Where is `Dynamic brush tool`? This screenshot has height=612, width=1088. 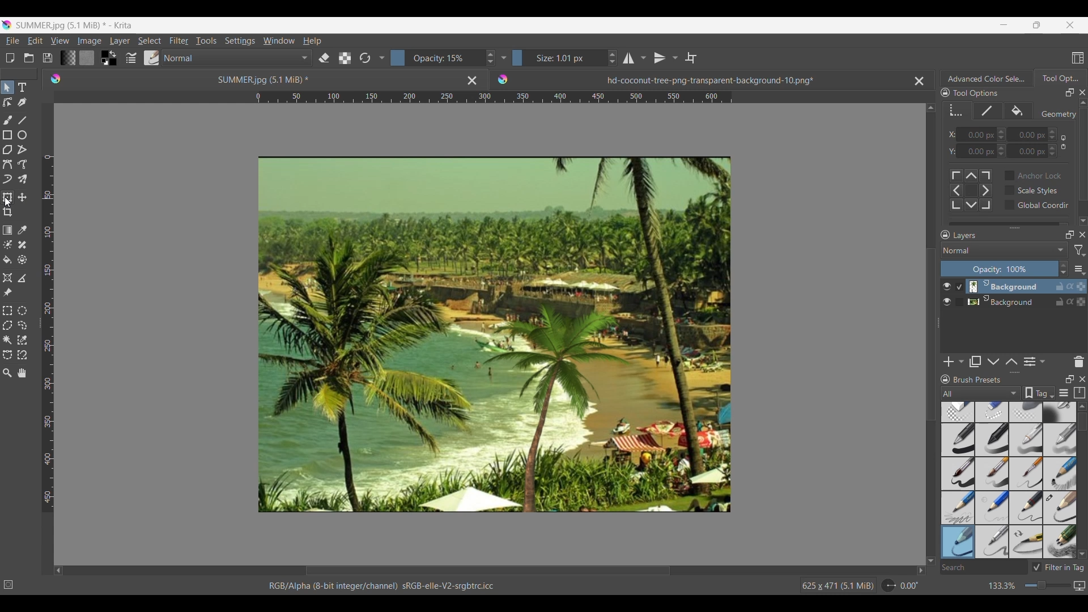
Dynamic brush tool is located at coordinates (7, 179).